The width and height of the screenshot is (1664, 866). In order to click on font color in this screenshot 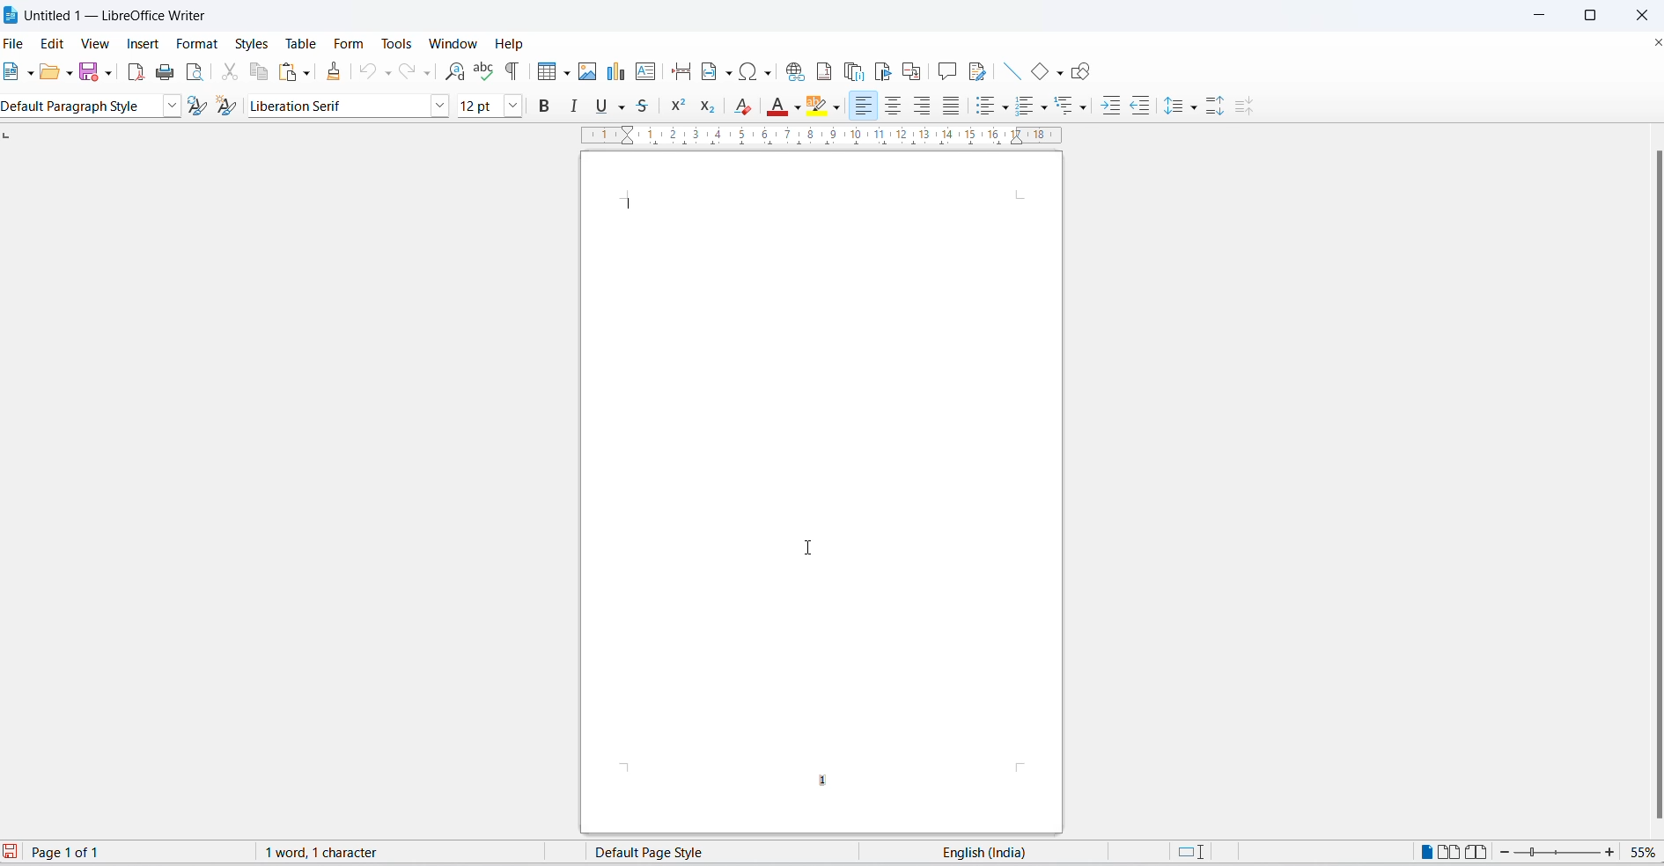, I will do `click(778, 107)`.